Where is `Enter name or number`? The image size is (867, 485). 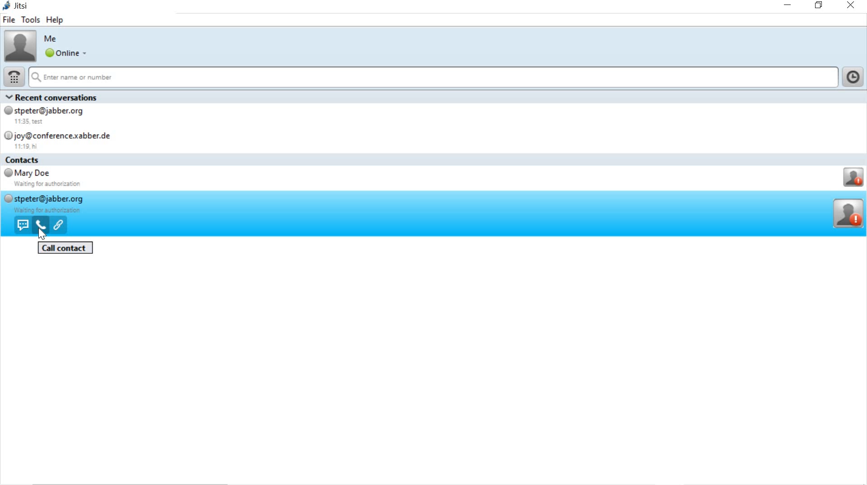
Enter name or number is located at coordinates (434, 77).